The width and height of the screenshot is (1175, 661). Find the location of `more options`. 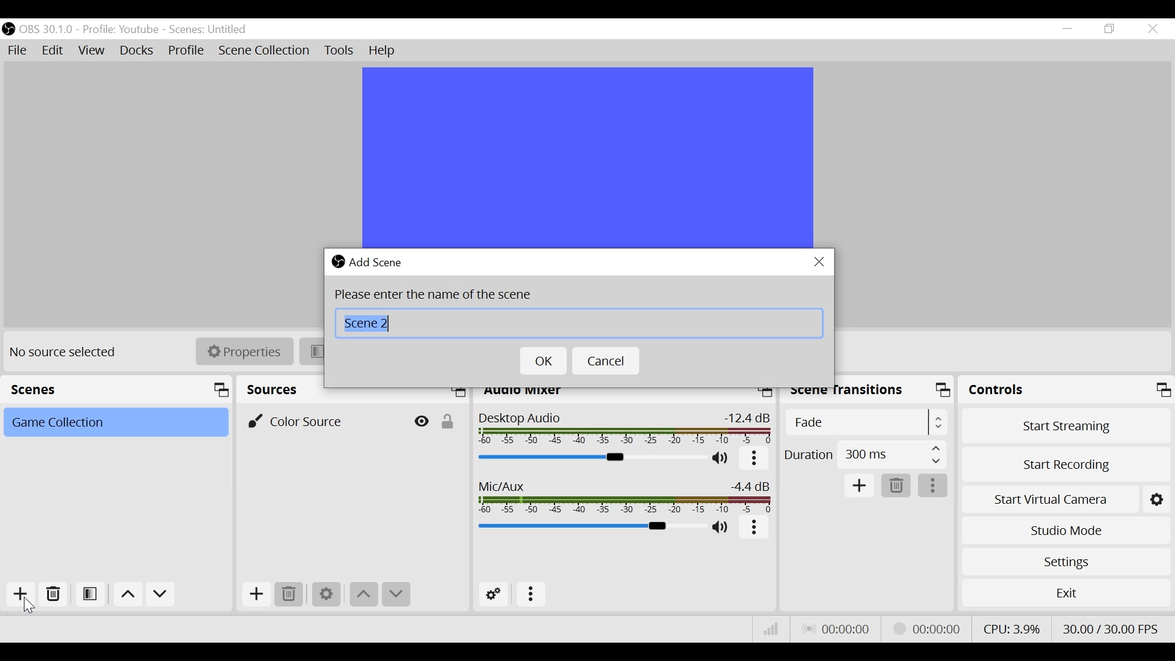

more options is located at coordinates (753, 460).